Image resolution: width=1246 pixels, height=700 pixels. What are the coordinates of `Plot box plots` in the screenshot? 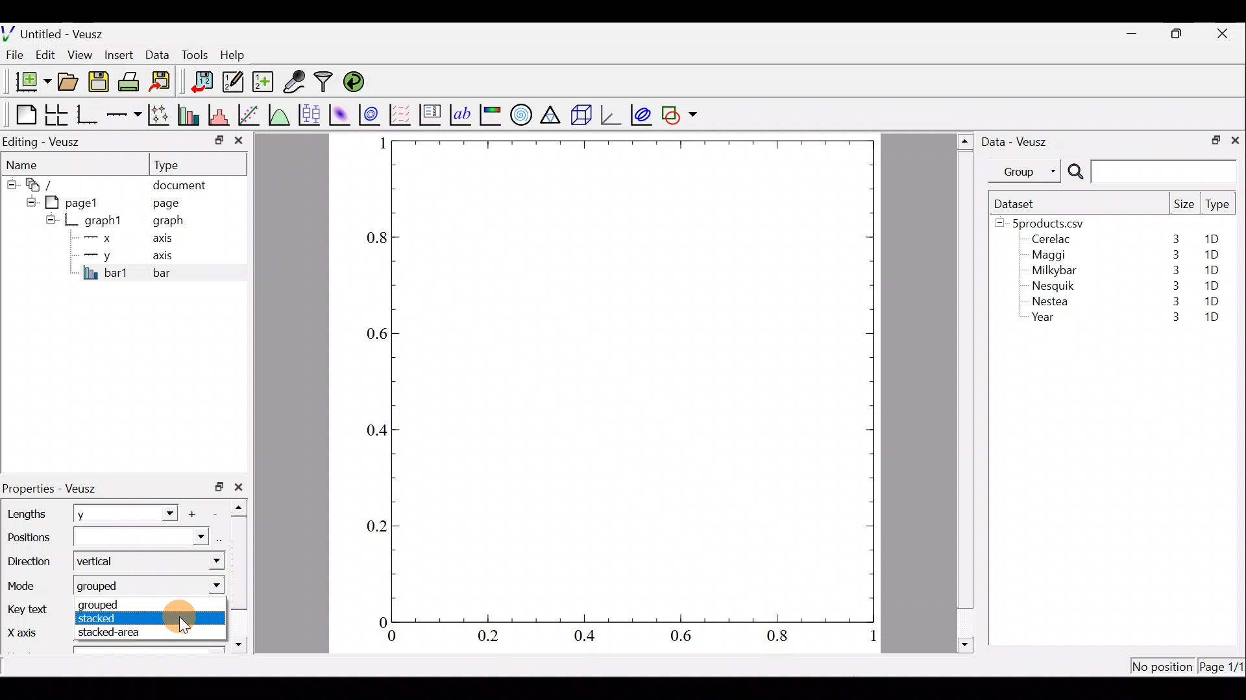 It's located at (311, 114).